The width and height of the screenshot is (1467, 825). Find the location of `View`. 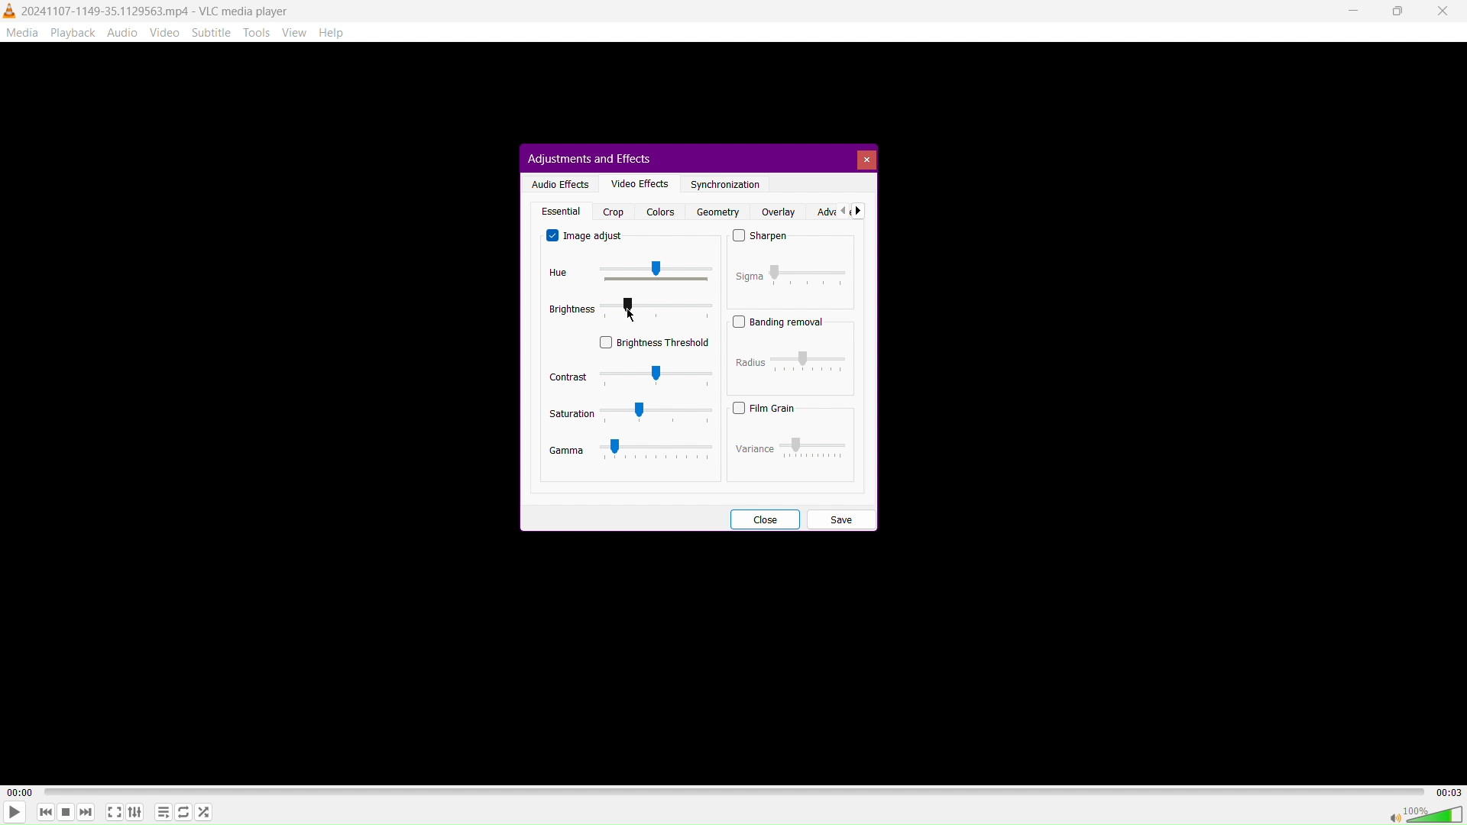

View is located at coordinates (299, 32).